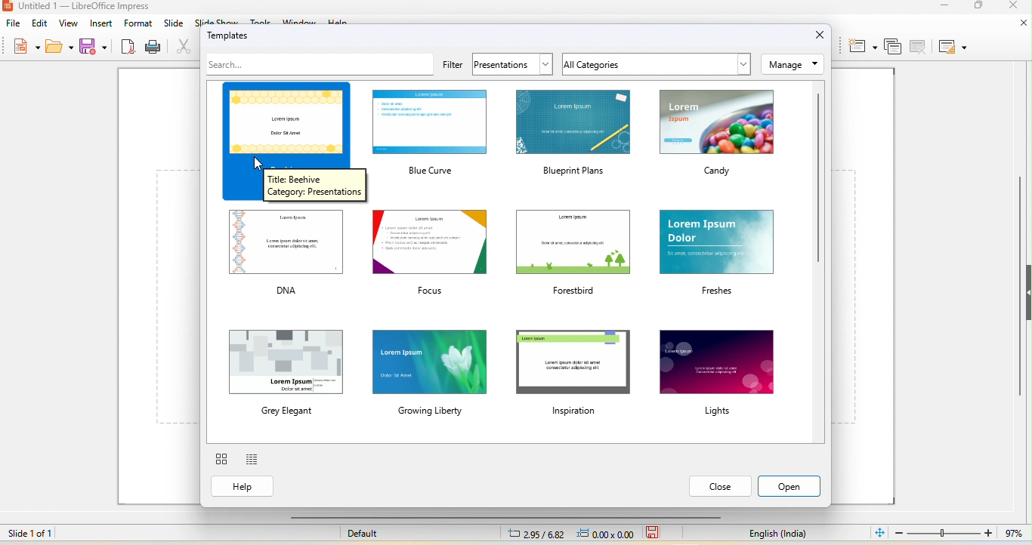 This screenshot has width=1032, height=545. I want to click on help, so click(341, 21).